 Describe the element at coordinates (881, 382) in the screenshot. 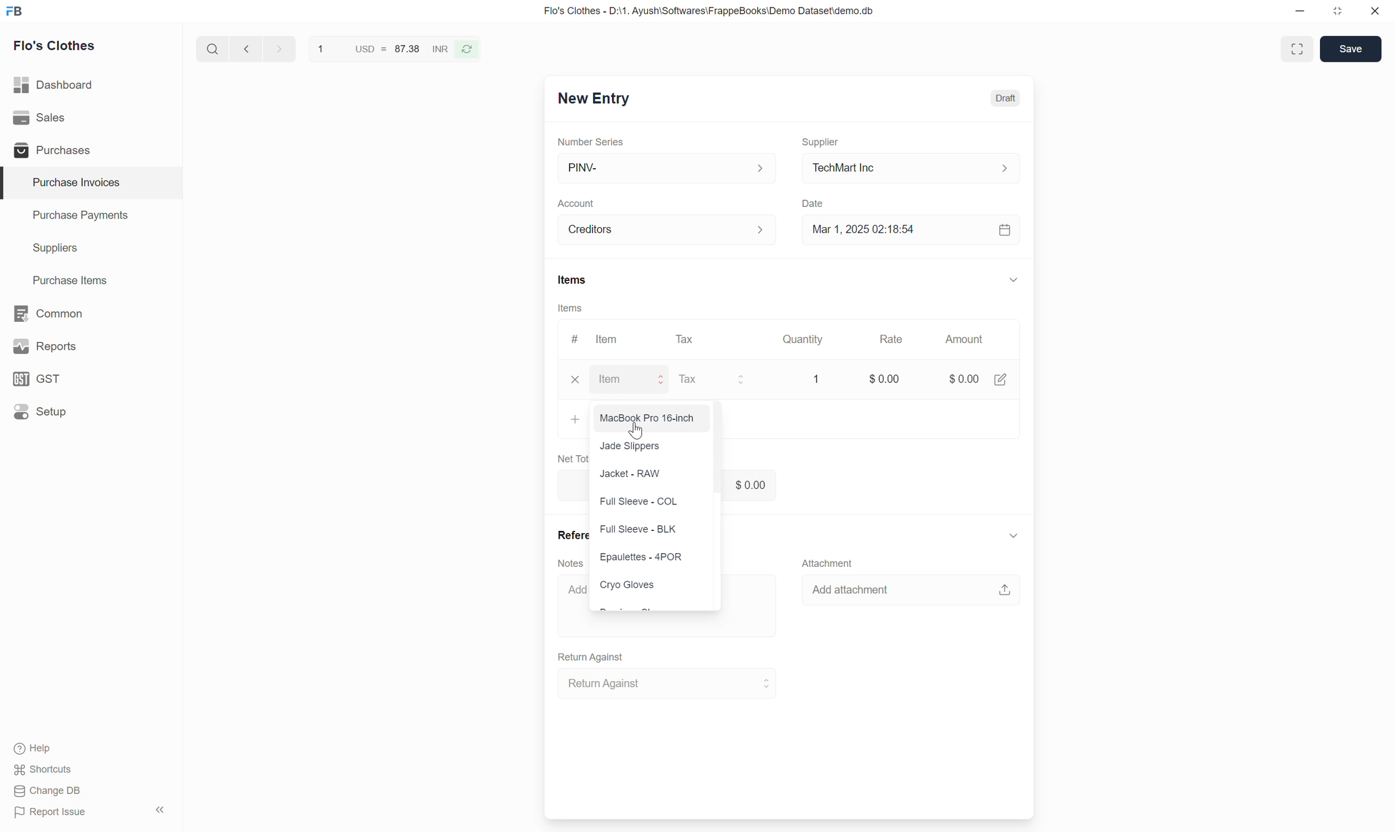

I see `$0.00` at that location.